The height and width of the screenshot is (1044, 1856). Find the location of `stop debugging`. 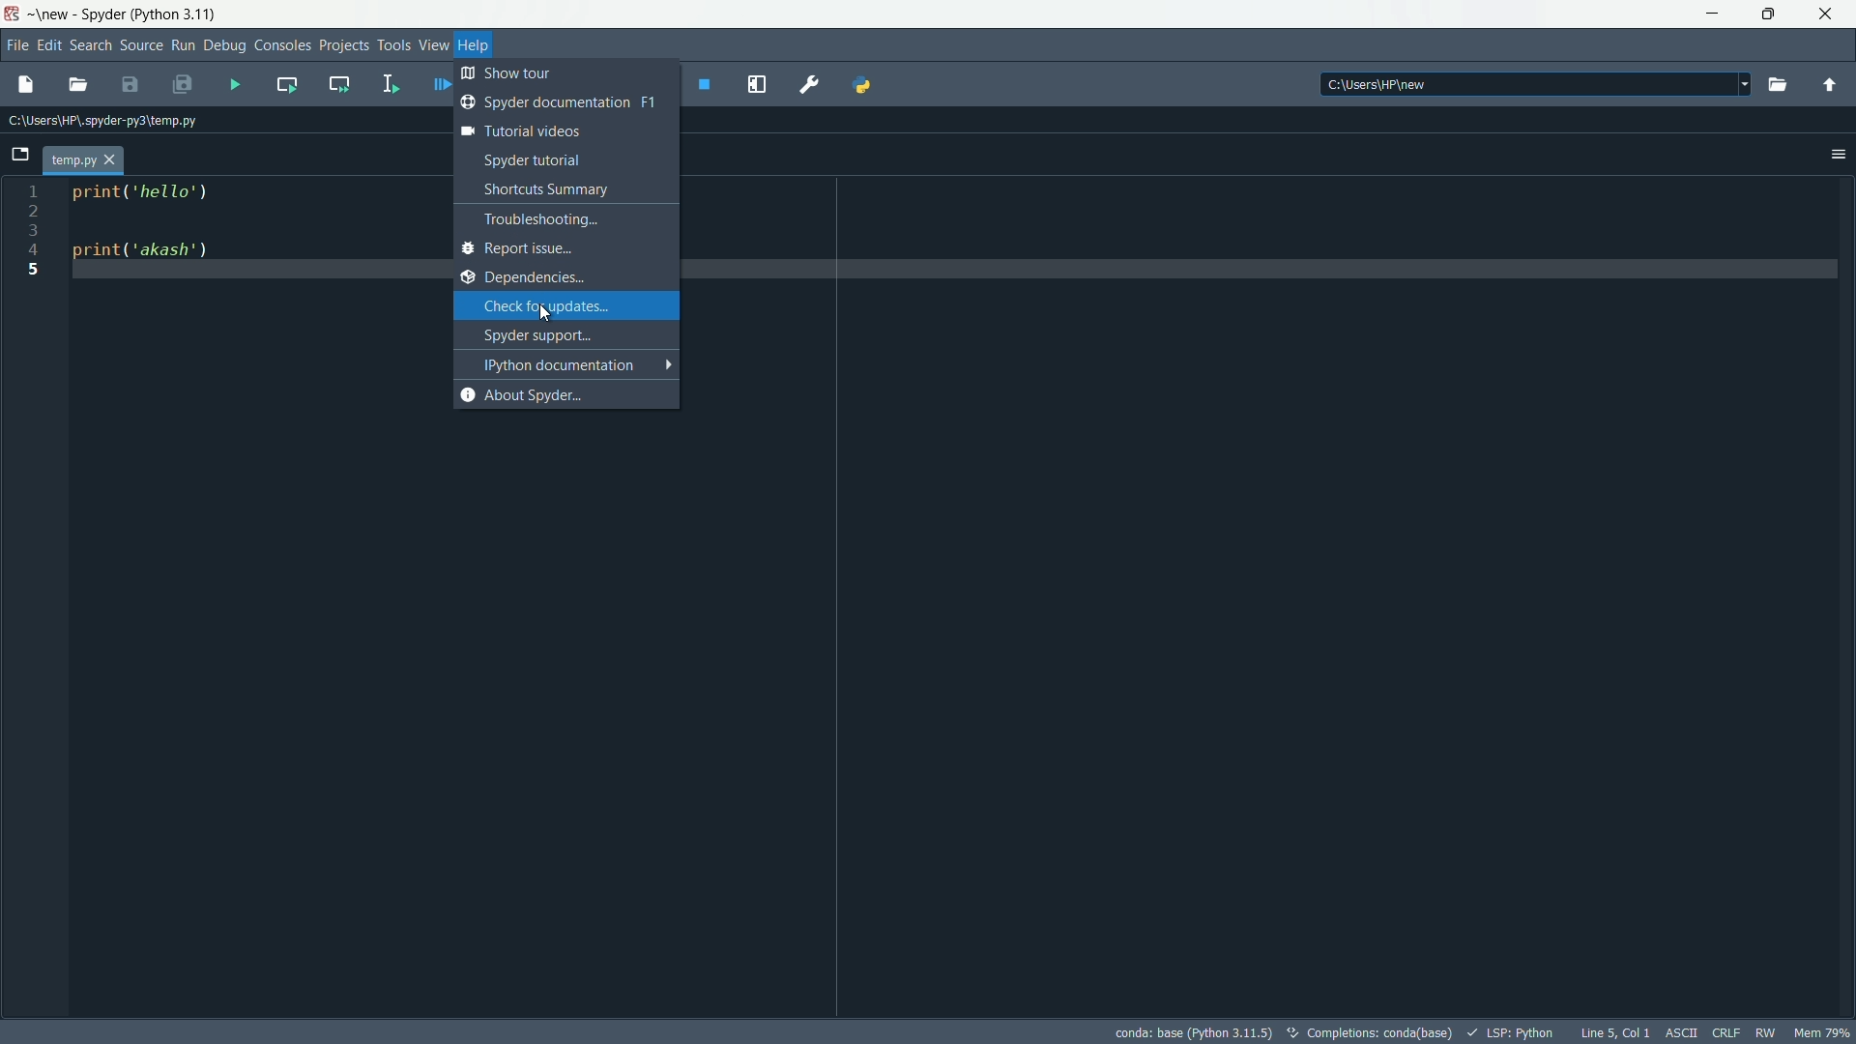

stop debugging is located at coordinates (706, 84).